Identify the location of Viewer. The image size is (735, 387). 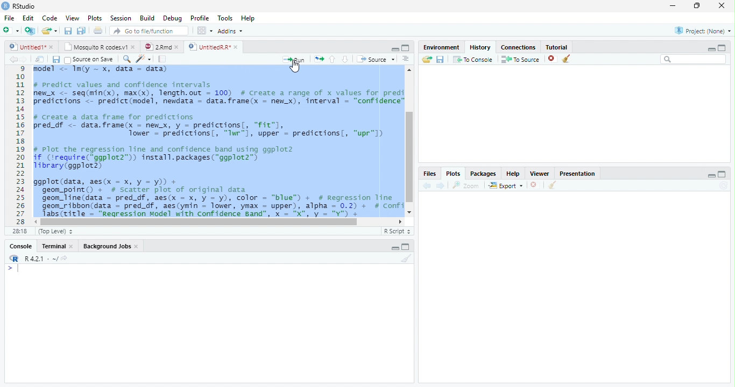
(540, 175).